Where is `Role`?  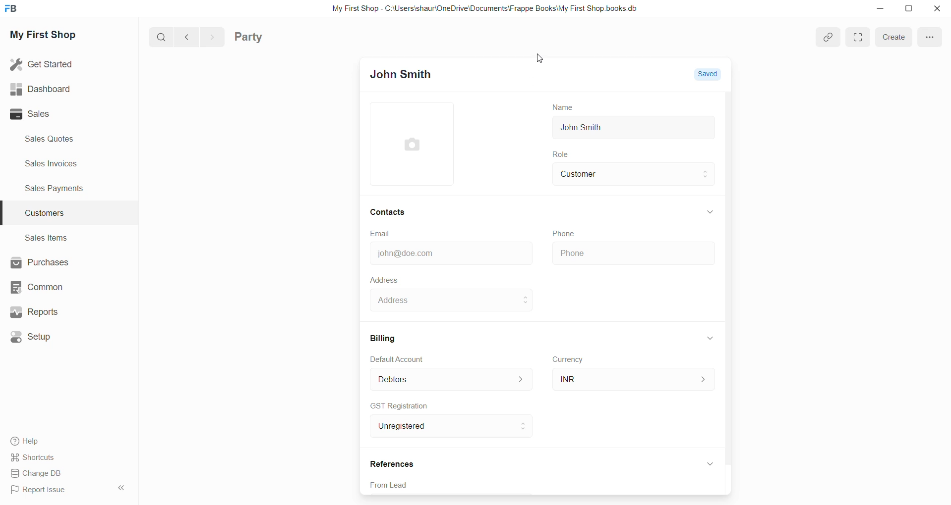
Role is located at coordinates (564, 155).